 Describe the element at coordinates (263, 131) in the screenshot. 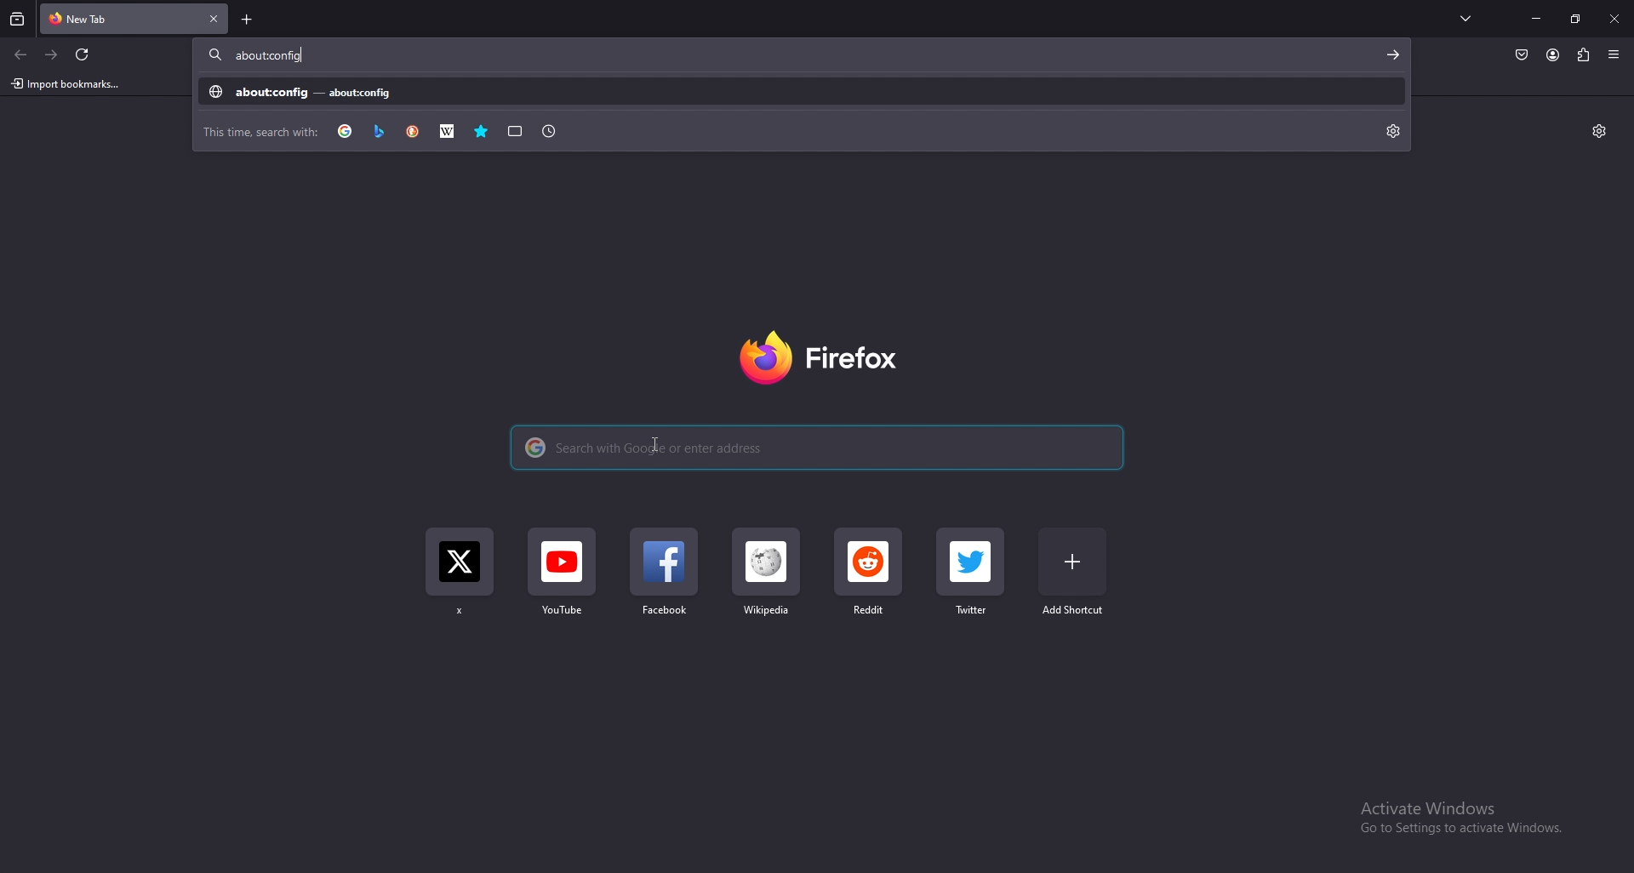

I see `this time search with` at that location.